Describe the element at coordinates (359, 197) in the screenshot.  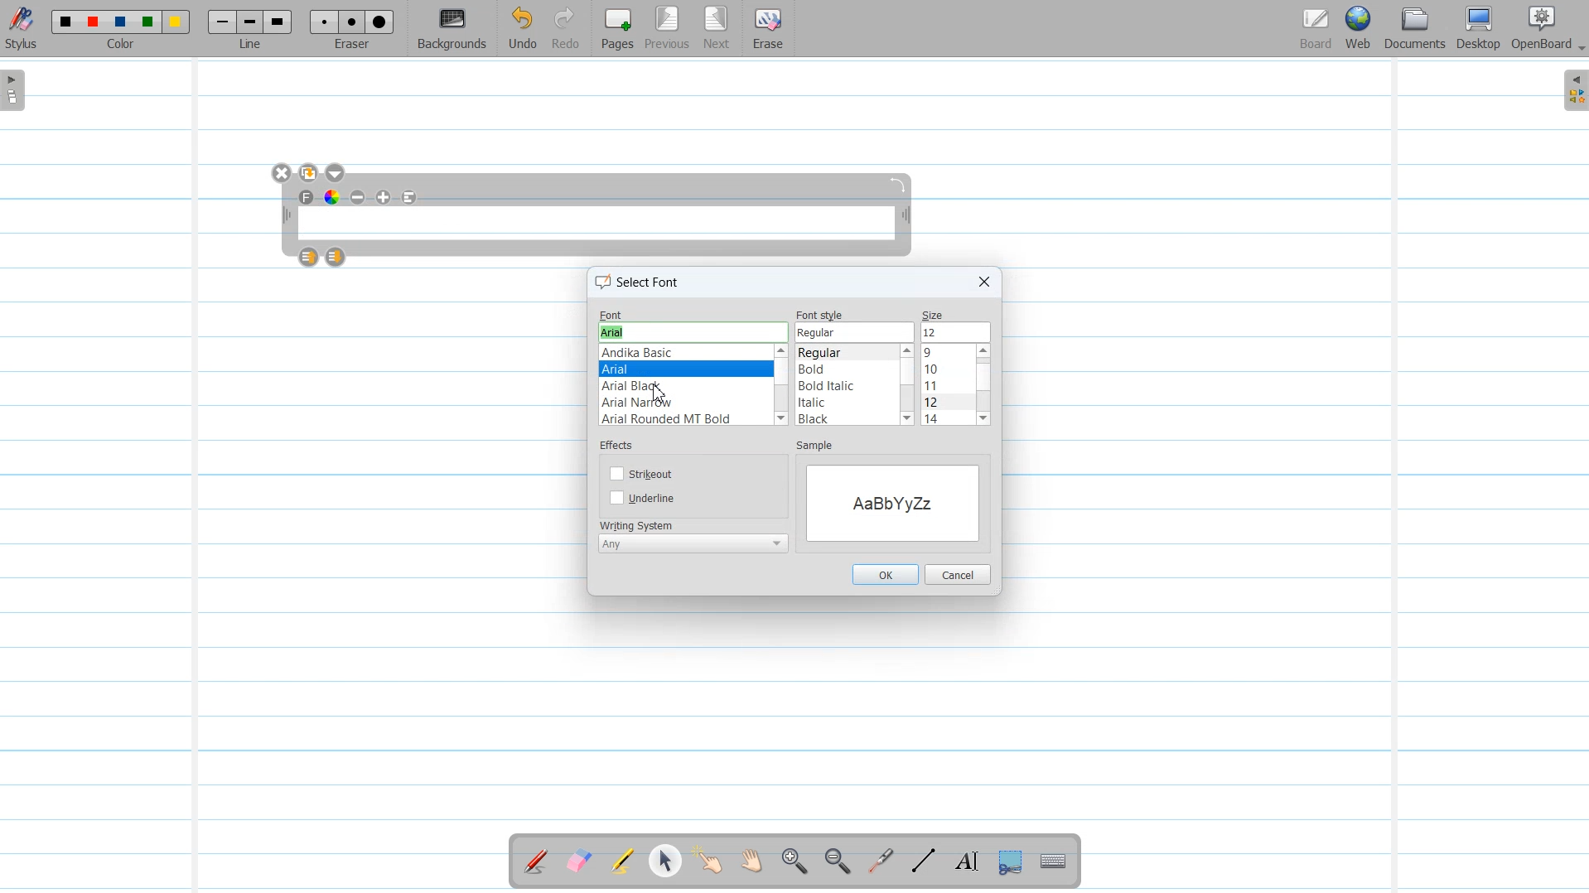
I see `Minimize text size` at that location.